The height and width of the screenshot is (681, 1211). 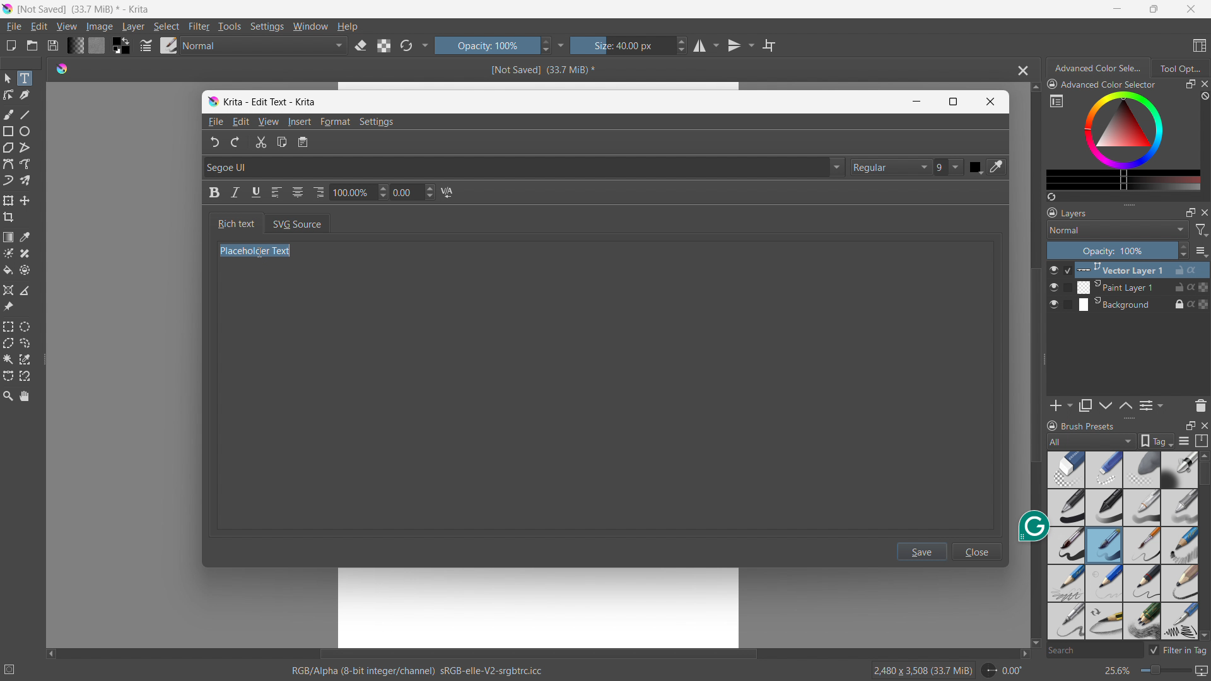 What do you see at coordinates (230, 26) in the screenshot?
I see `tools` at bounding box center [230, 26].